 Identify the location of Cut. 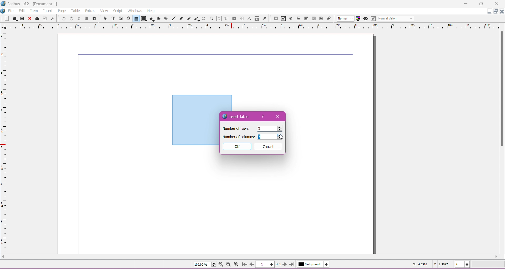
(78, 18).